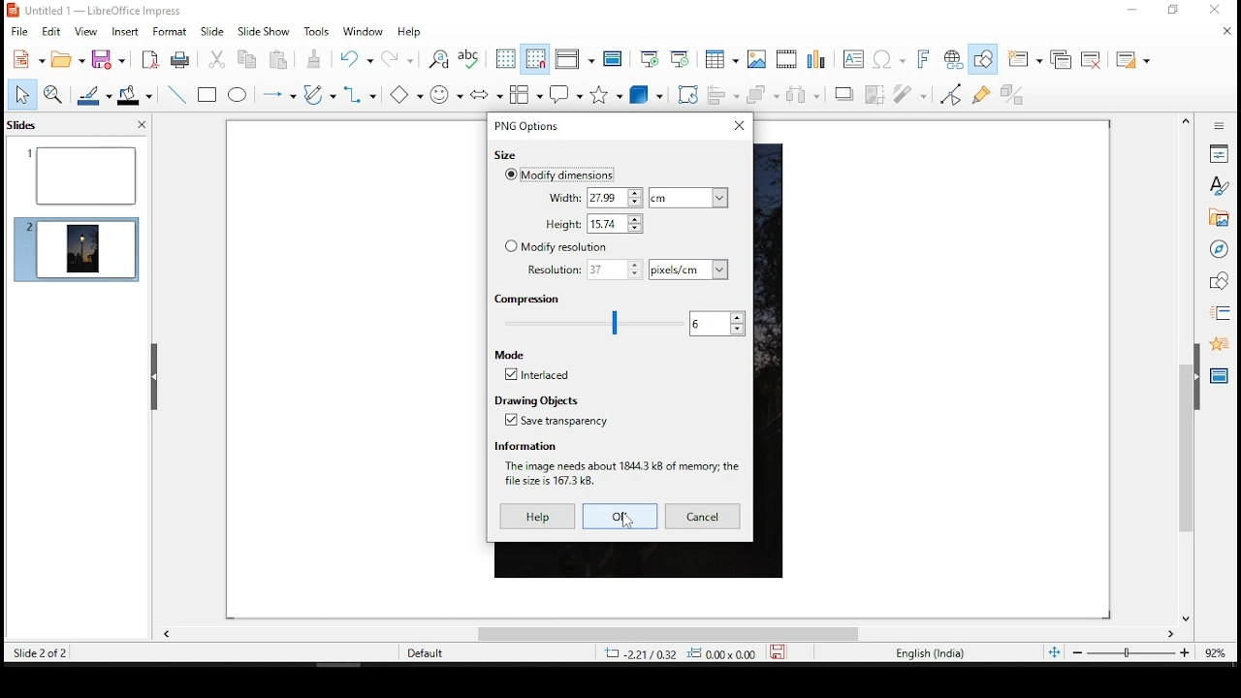 Image resolution: width=1241 pixels, height=698 pixels. Describe the element at coordinates (1027, 58) in the screenshot. I see `new slide` at that location.